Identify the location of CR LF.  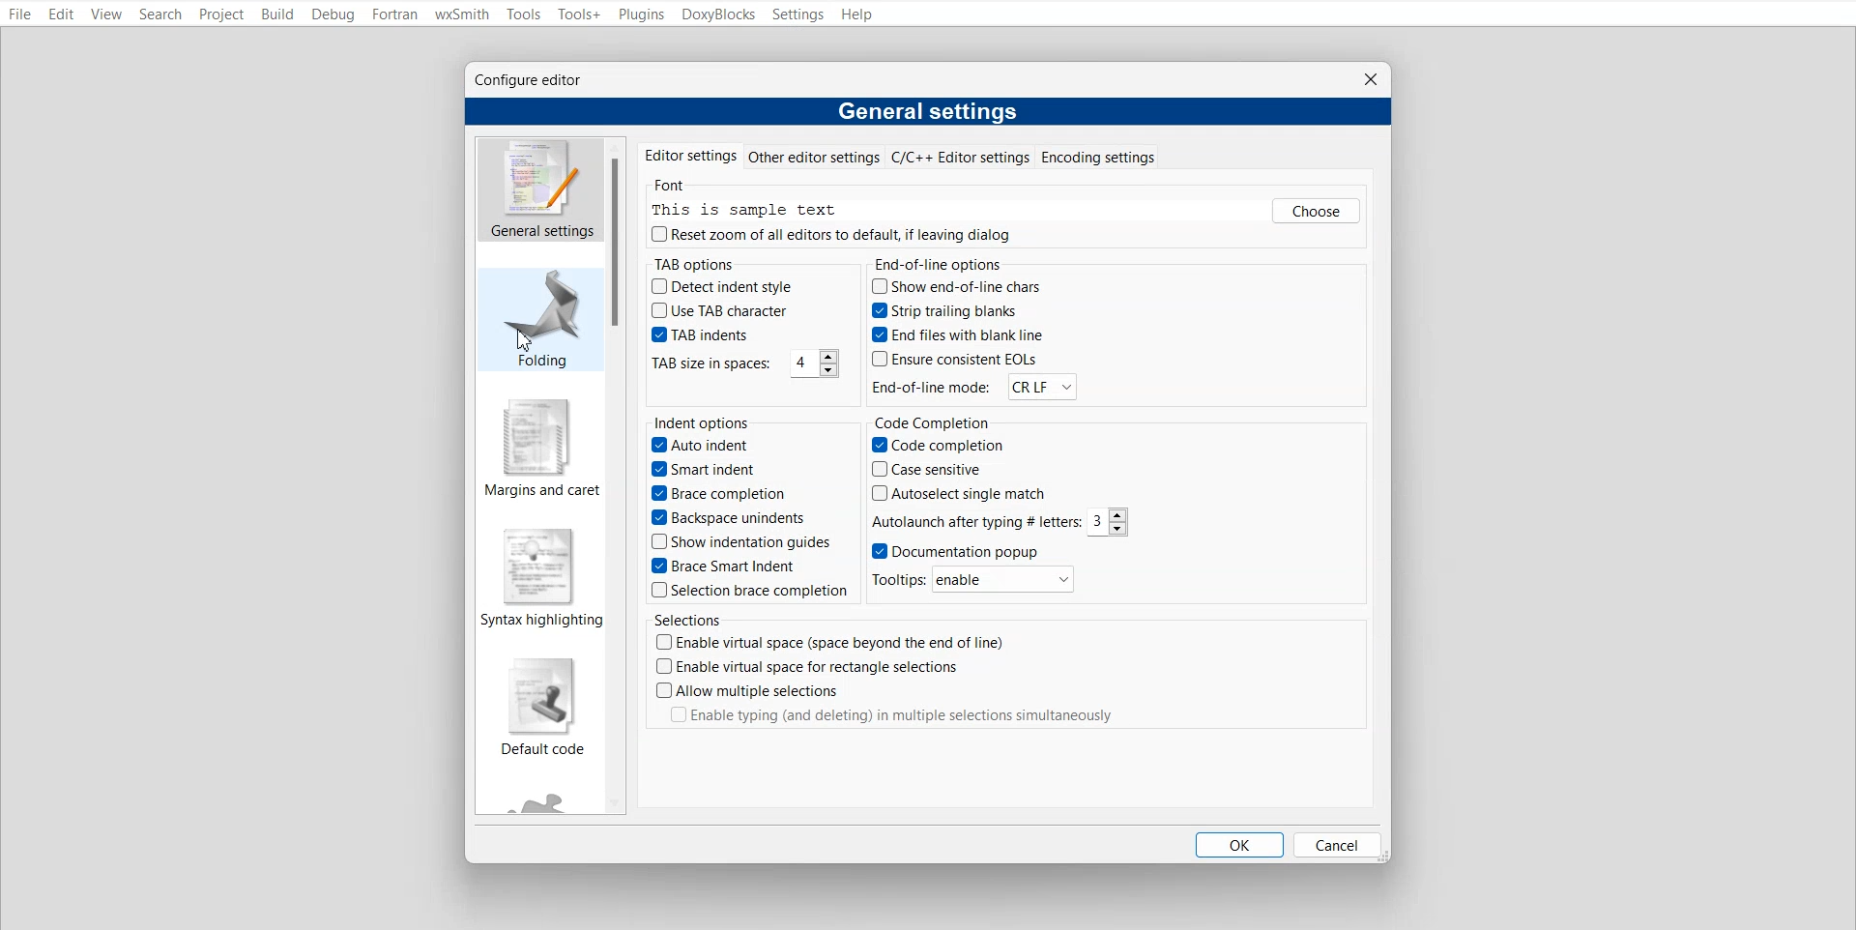
(1039, 389).